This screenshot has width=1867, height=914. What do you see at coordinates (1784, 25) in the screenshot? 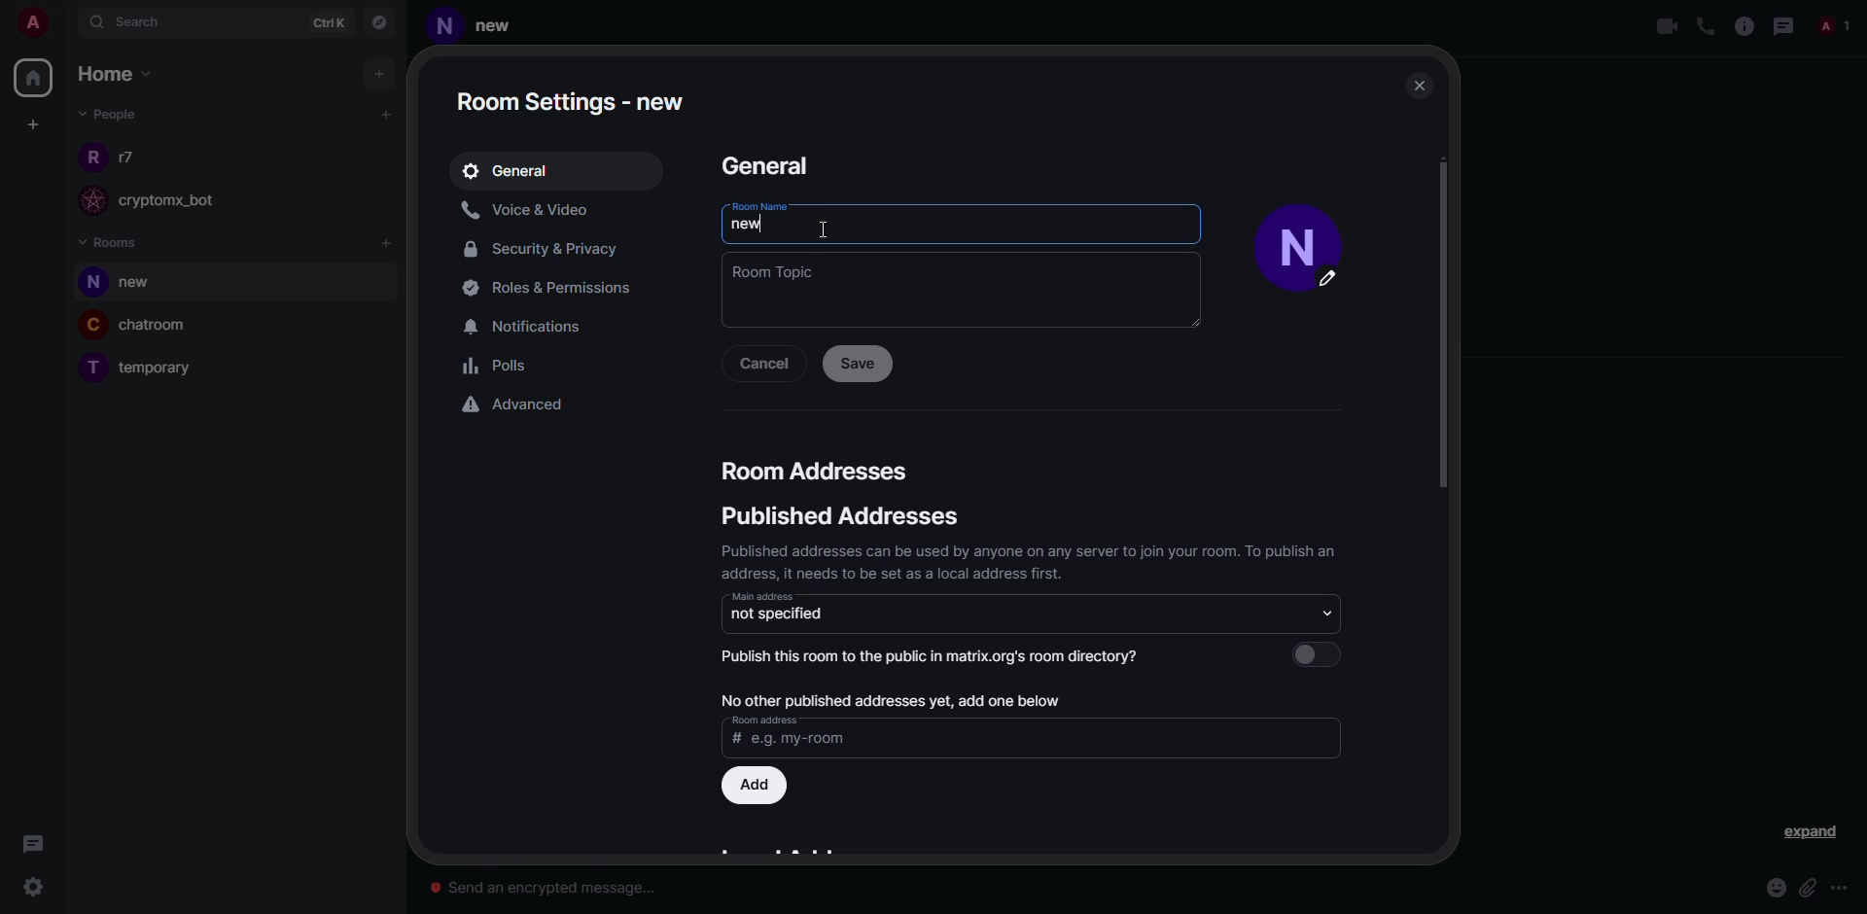
I see `threads` at bounding box center [1784, 25].